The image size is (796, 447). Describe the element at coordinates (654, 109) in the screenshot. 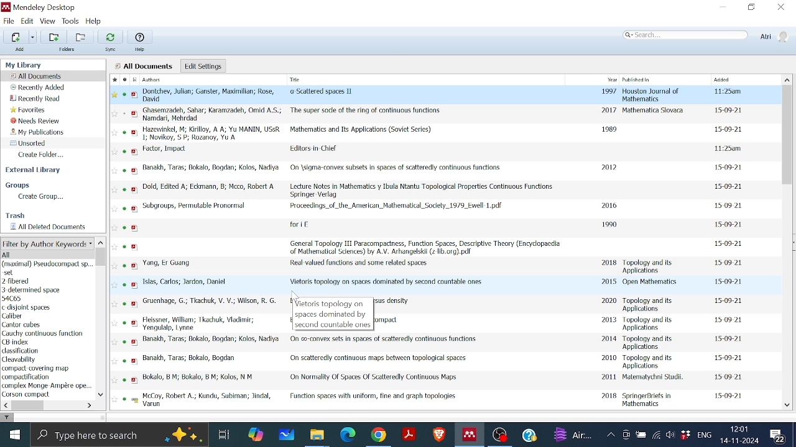

I see `Published in` at that location.